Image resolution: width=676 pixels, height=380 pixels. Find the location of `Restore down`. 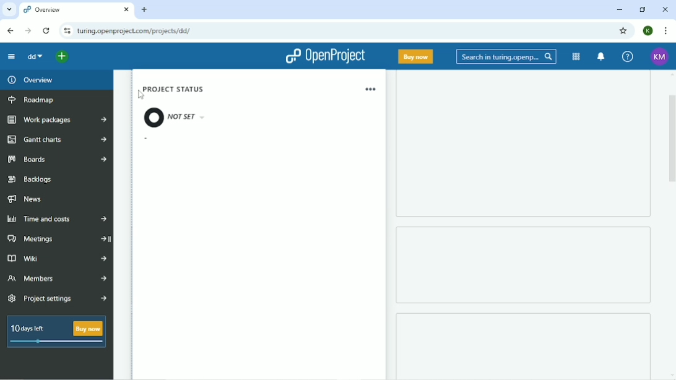

Restore down is located at coordinates (642, 9).